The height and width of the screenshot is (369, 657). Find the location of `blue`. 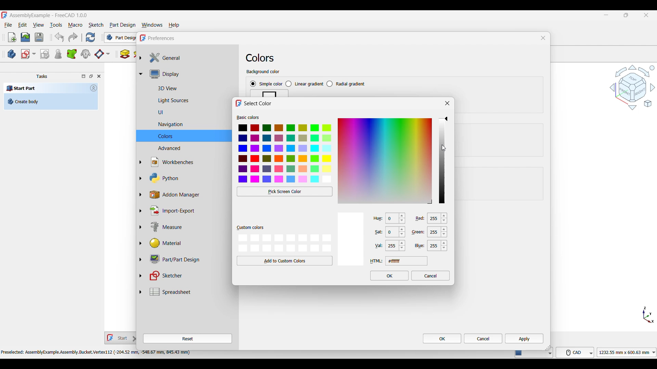

blue is located at coordinates (420, 245).